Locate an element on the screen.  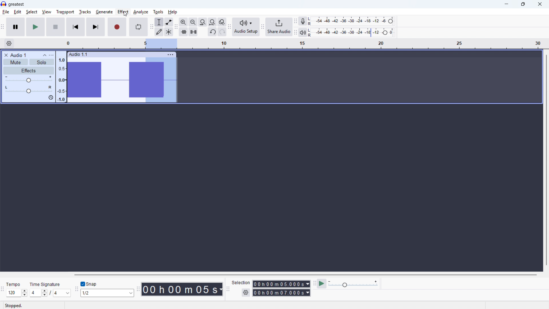
help is located at coordinates (173, 12).